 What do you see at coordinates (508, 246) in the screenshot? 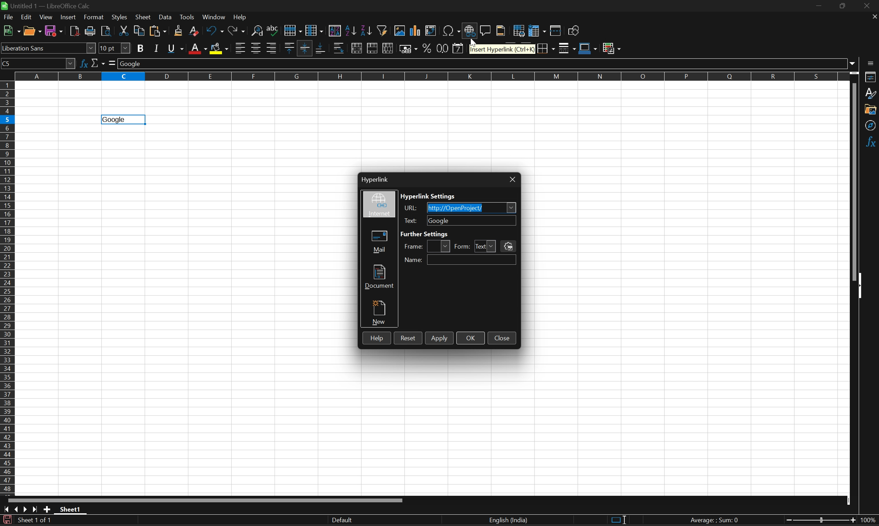
I see `Events` at bounding box center [508, 246].